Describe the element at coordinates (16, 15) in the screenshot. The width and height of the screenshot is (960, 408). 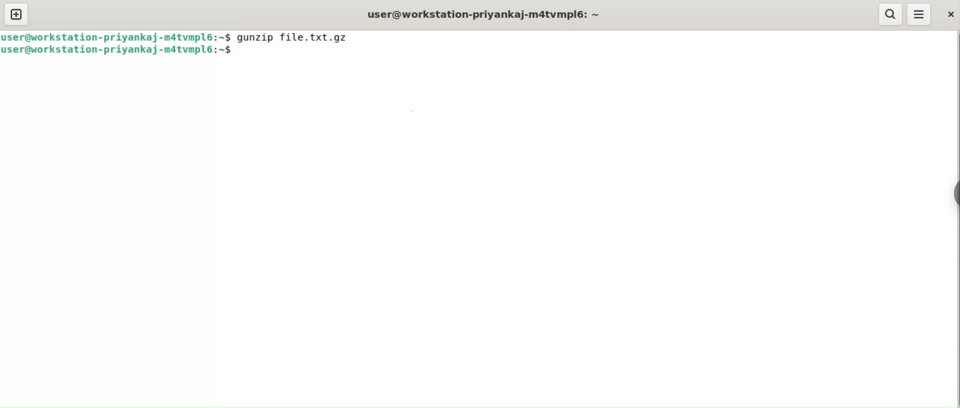
I see `new tab` at that location.